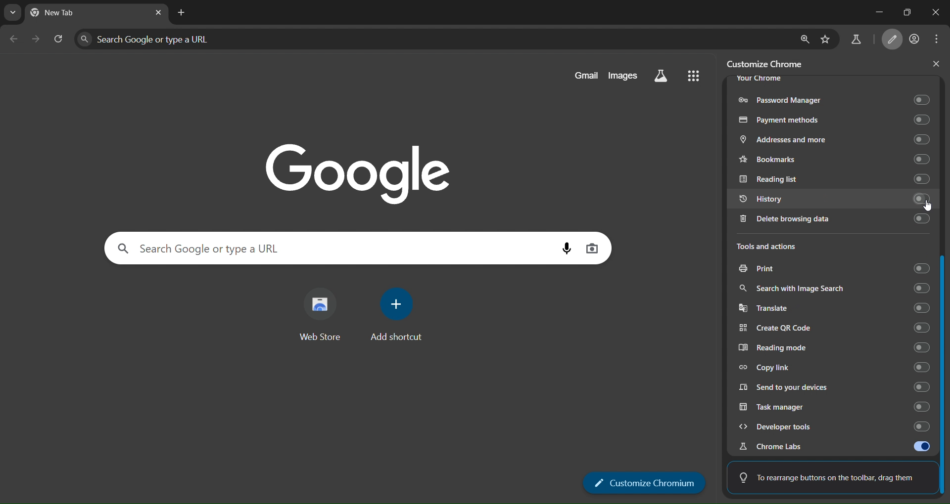  I want to click on close, so click(936, 64).